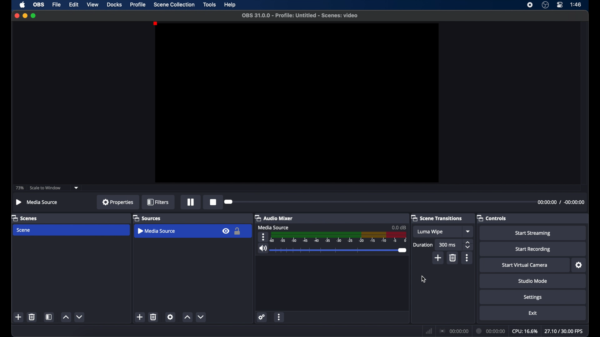 The height and width of the screenshot is (337, 600). Describe the element at coordinates (468, 231) in the screenshot. I see `dropdown` at that location.